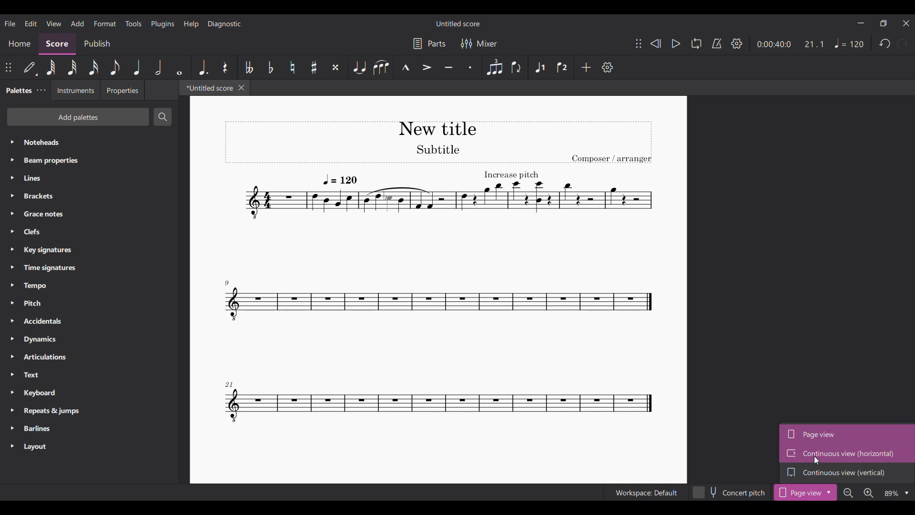 This screenshot has width=915, height=515. I want to click on File menu, so click(10, 23).